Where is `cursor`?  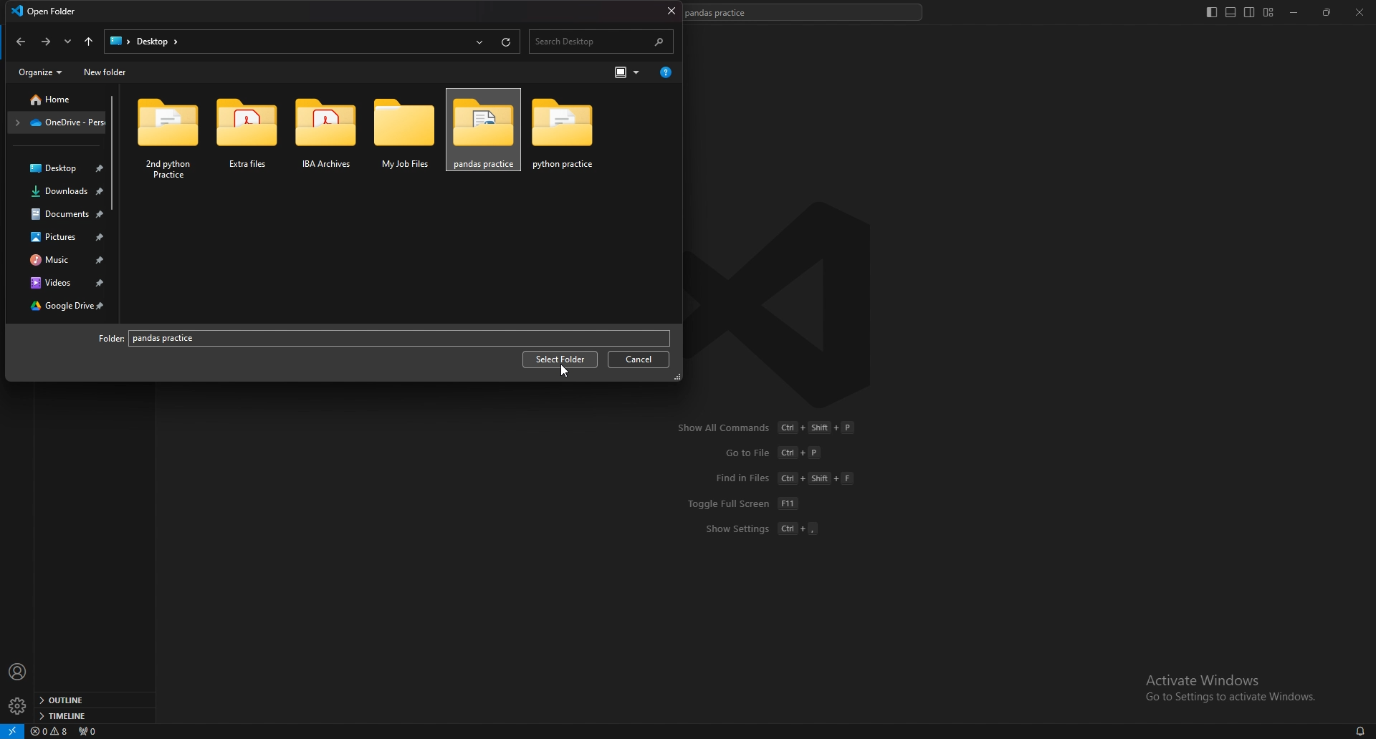 cursor is located at coordinates (562, 369).